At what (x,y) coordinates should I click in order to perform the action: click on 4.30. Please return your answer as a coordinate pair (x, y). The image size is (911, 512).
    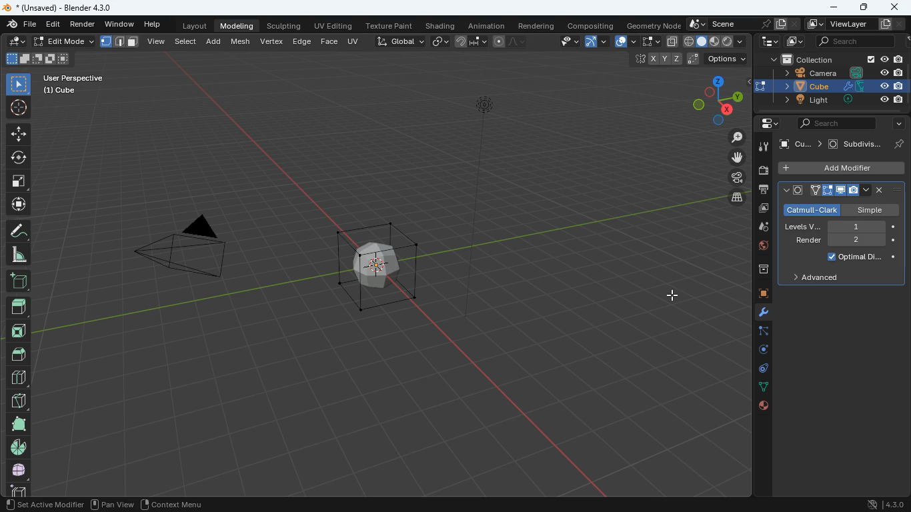
    Looking at the image, I should click on (883, 503).